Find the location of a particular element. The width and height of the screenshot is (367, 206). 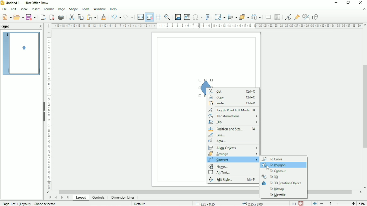

Align objects is located at coordinates (232, 17).